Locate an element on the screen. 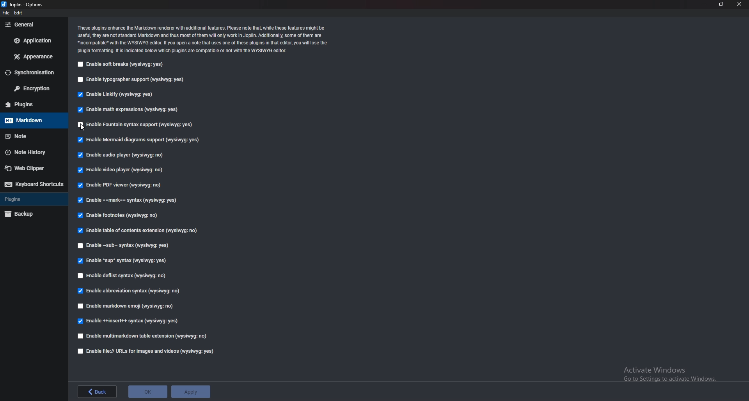 This screenshot has width=749, height=401. apply is located at coordinates (190, 392).